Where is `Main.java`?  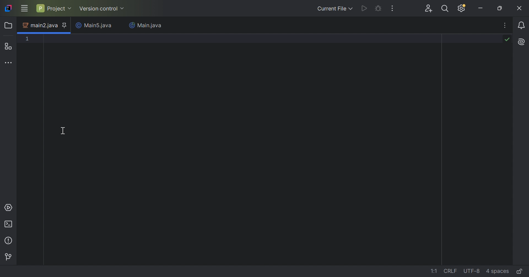 Main.java is located at coordinates (145, 26).